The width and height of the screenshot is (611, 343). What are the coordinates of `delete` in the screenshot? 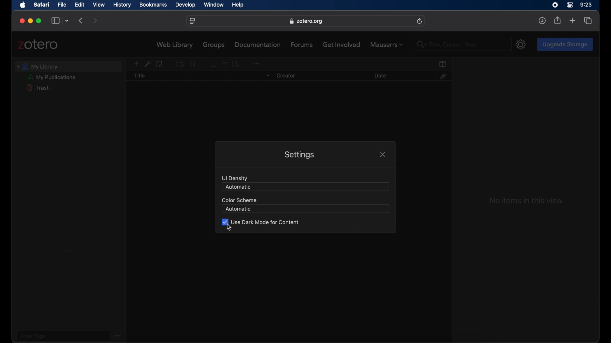 It's located at (193, 64).